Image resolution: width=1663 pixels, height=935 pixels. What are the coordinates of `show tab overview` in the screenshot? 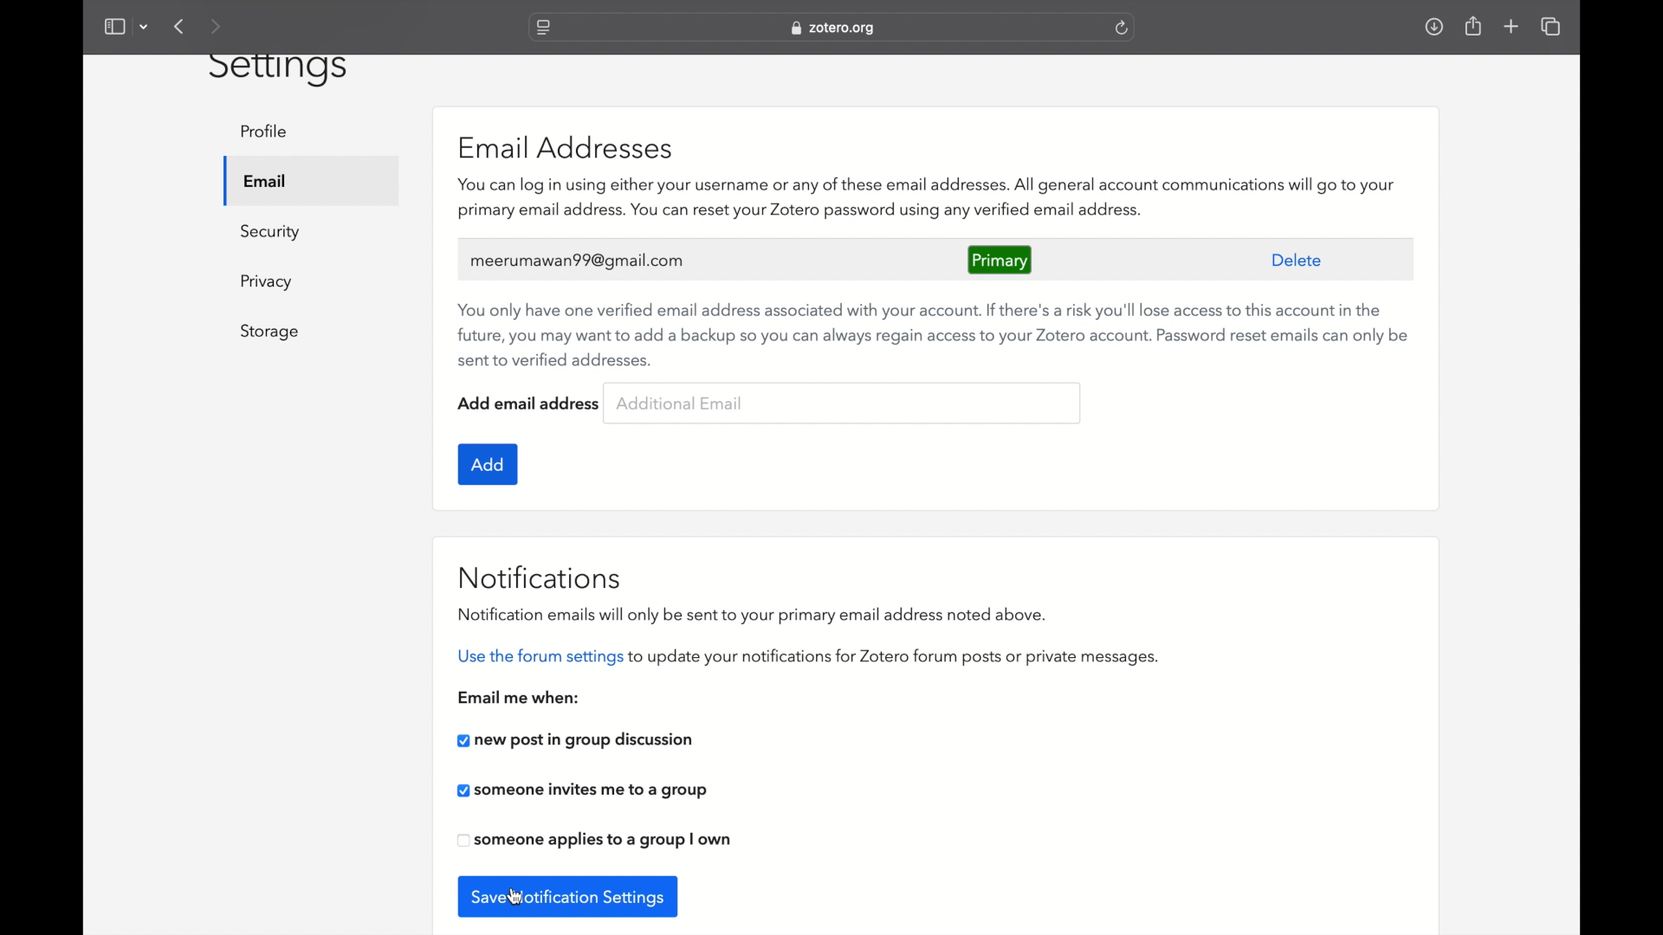 It's located at (1550, 26).